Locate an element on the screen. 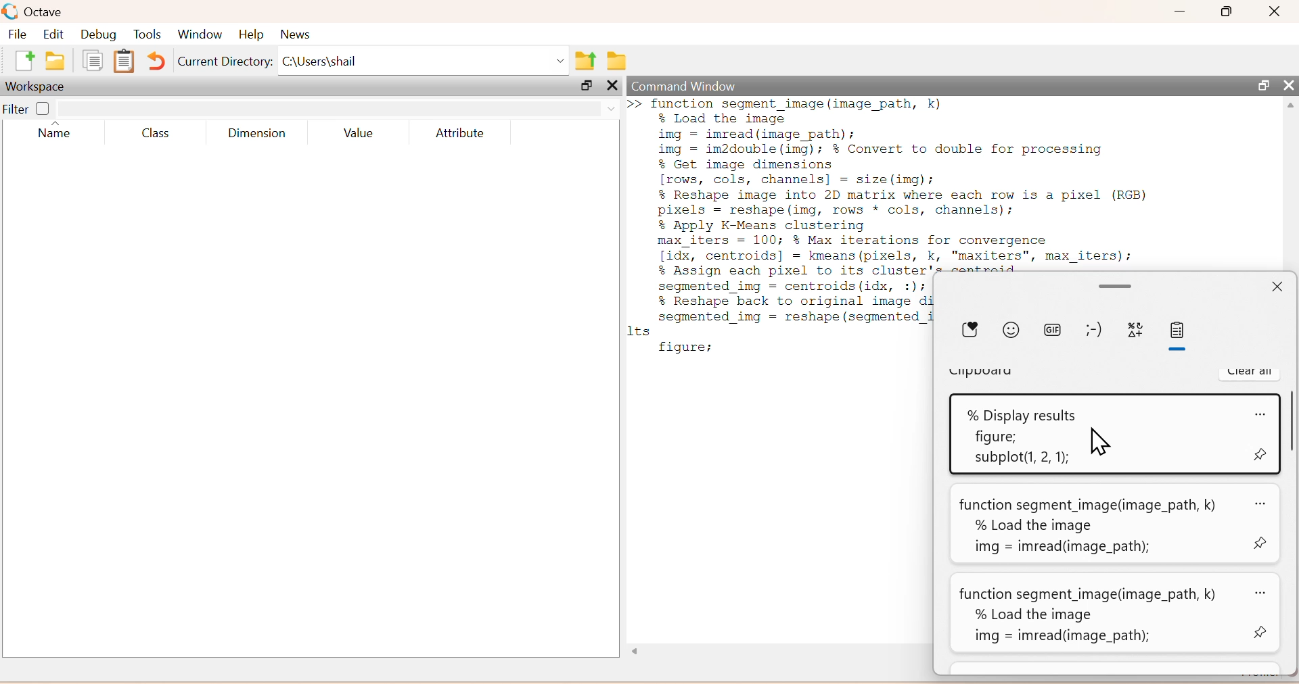  emoji is located at coordinates (1013, 331).